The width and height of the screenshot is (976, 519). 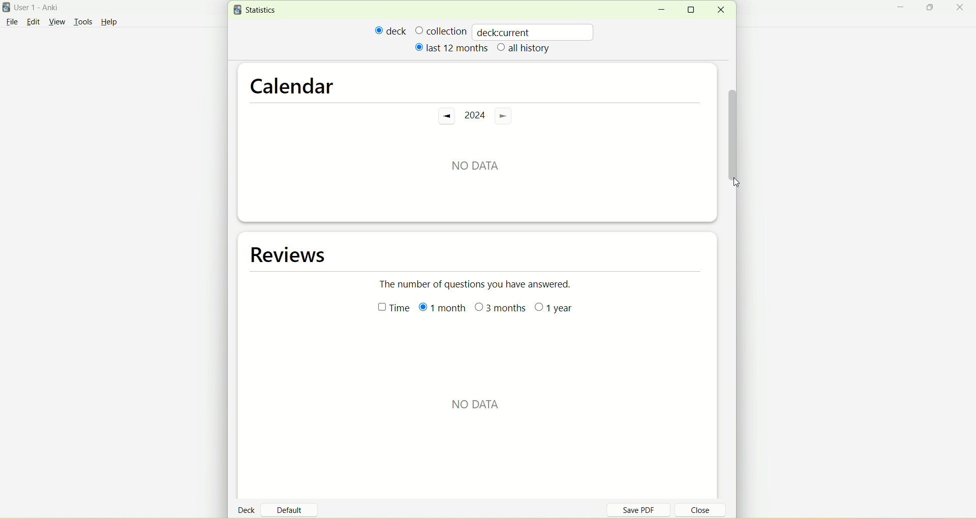 I want to click on vertical scroll bar, so click(x=735, y=135).